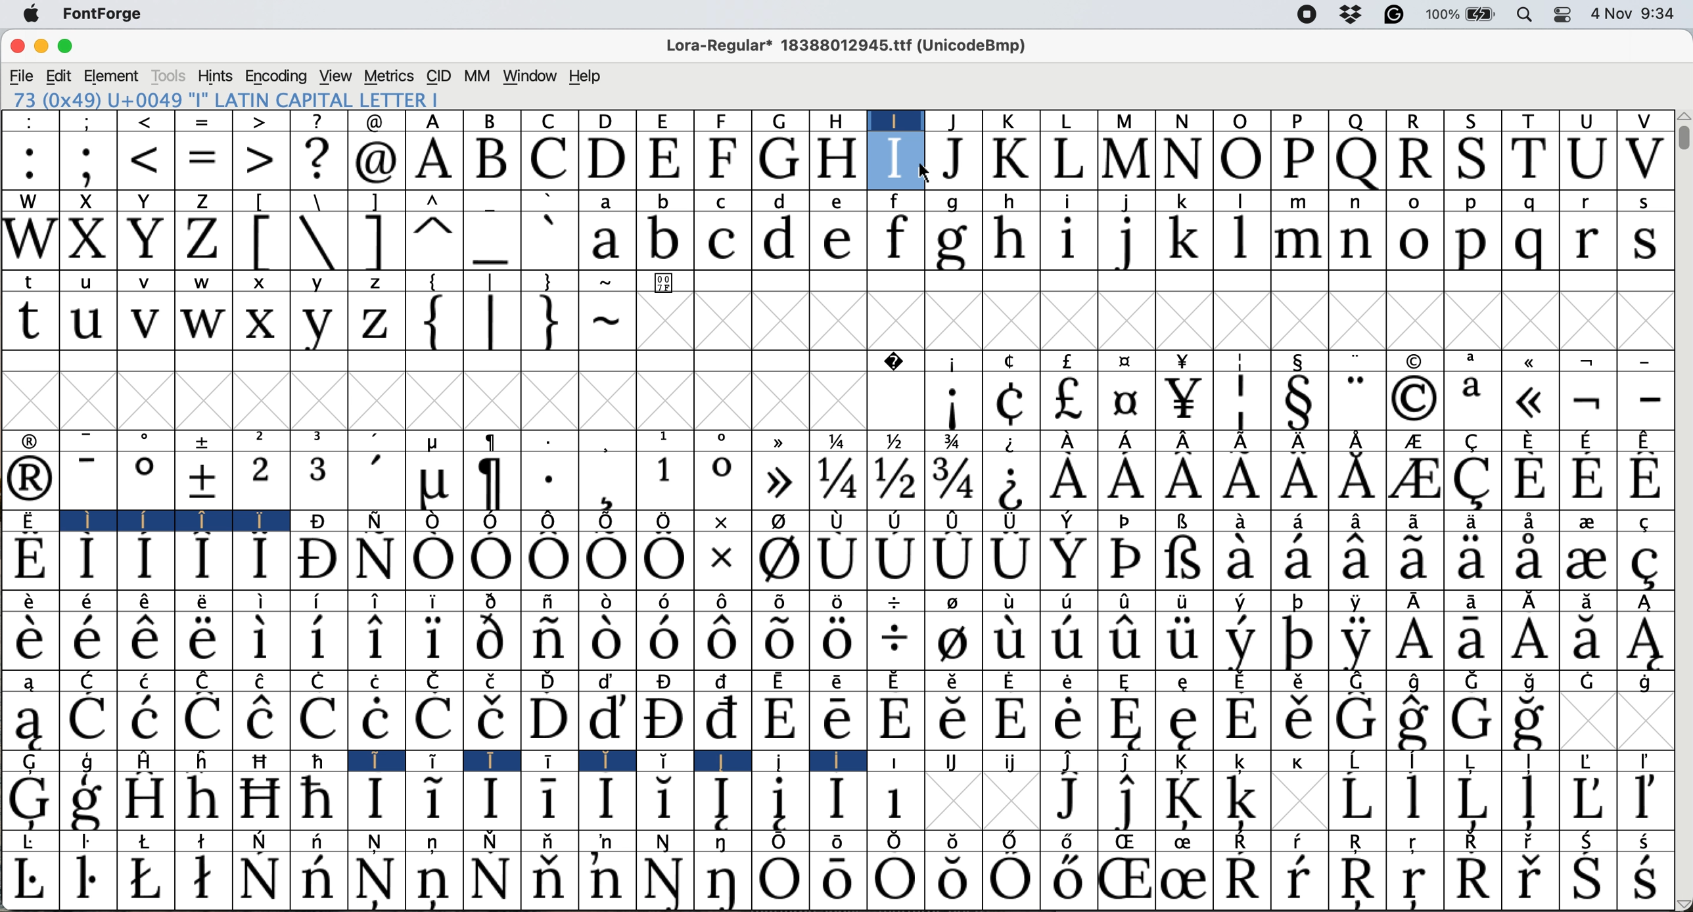  I want to click on Symbol, so click(609, 798).